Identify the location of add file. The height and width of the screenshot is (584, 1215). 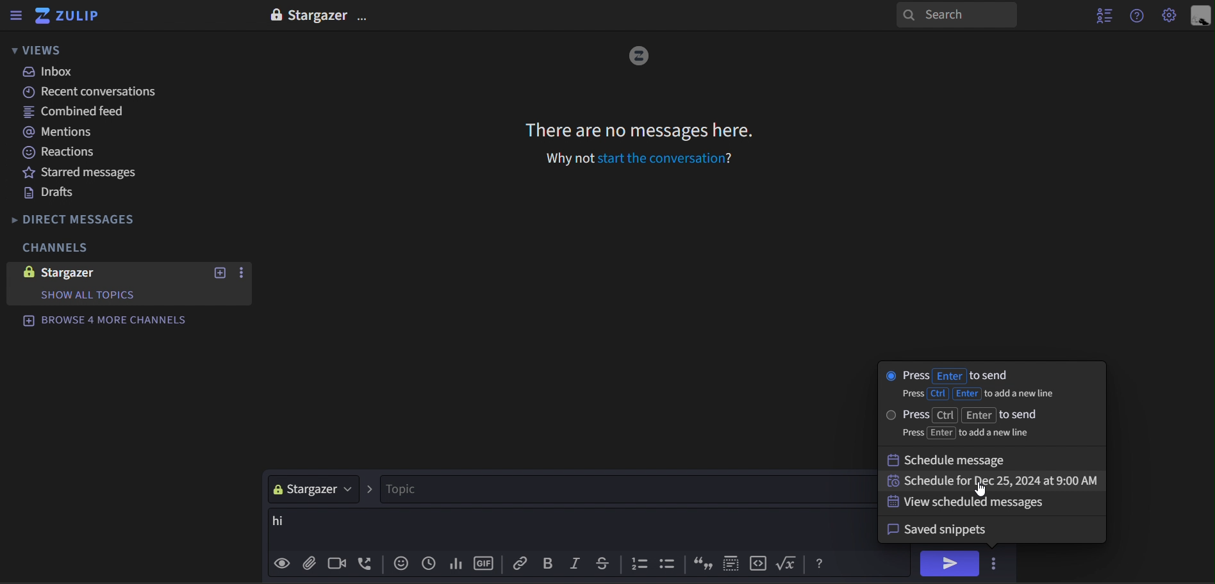
(310, 564).